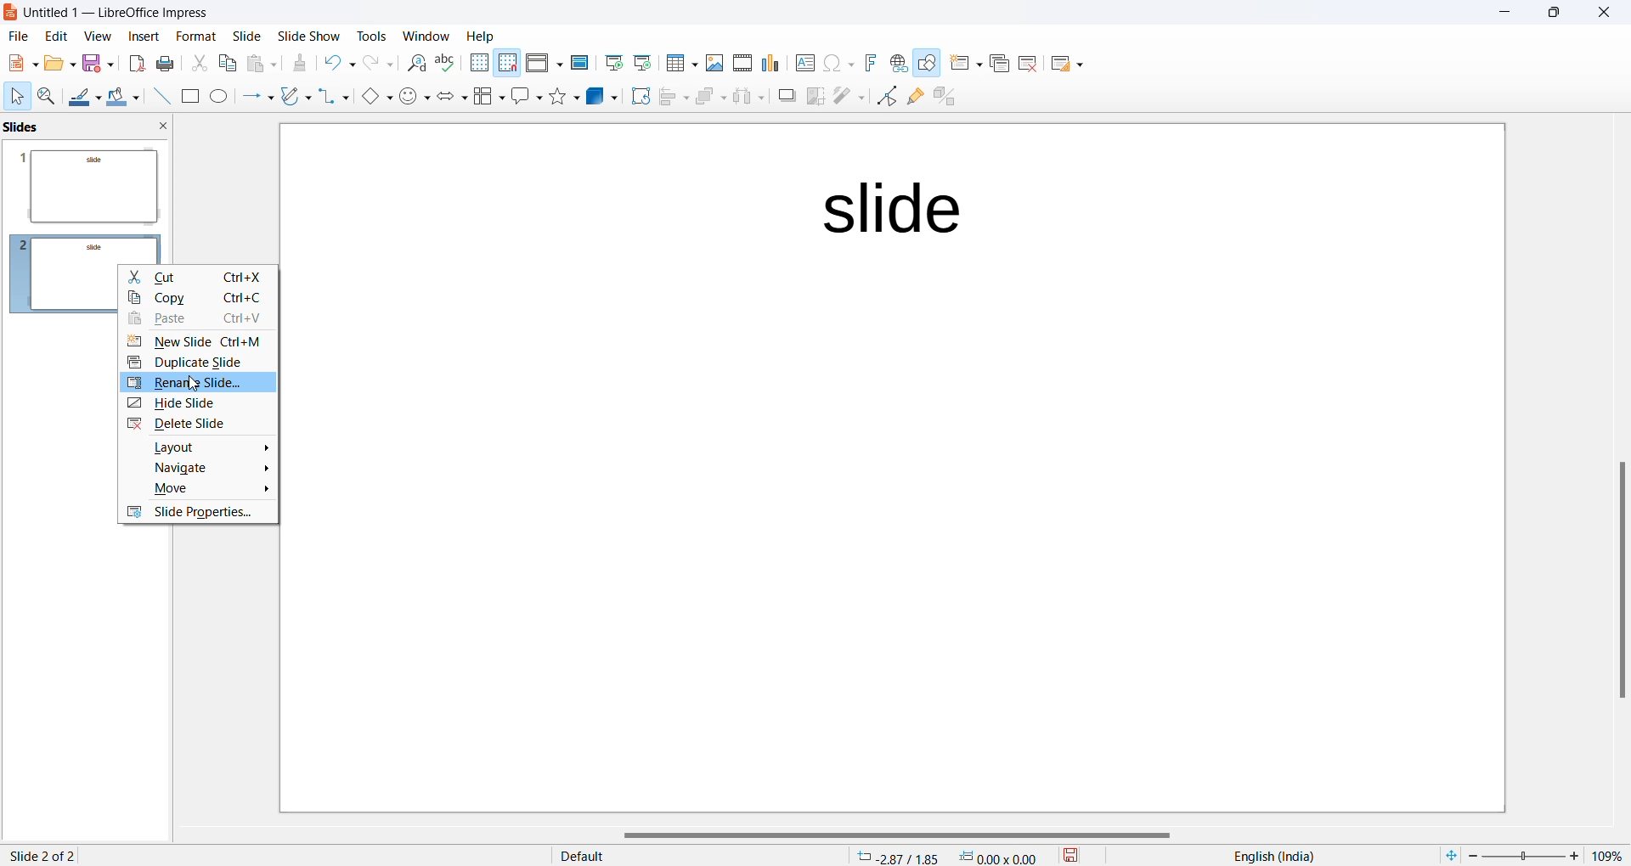 This screenshot has width=1631, height=866. What do you see at coordinates (44, 853) in the screenshot?
I see `slide 2 of 2` at bounding box center [44, 853].